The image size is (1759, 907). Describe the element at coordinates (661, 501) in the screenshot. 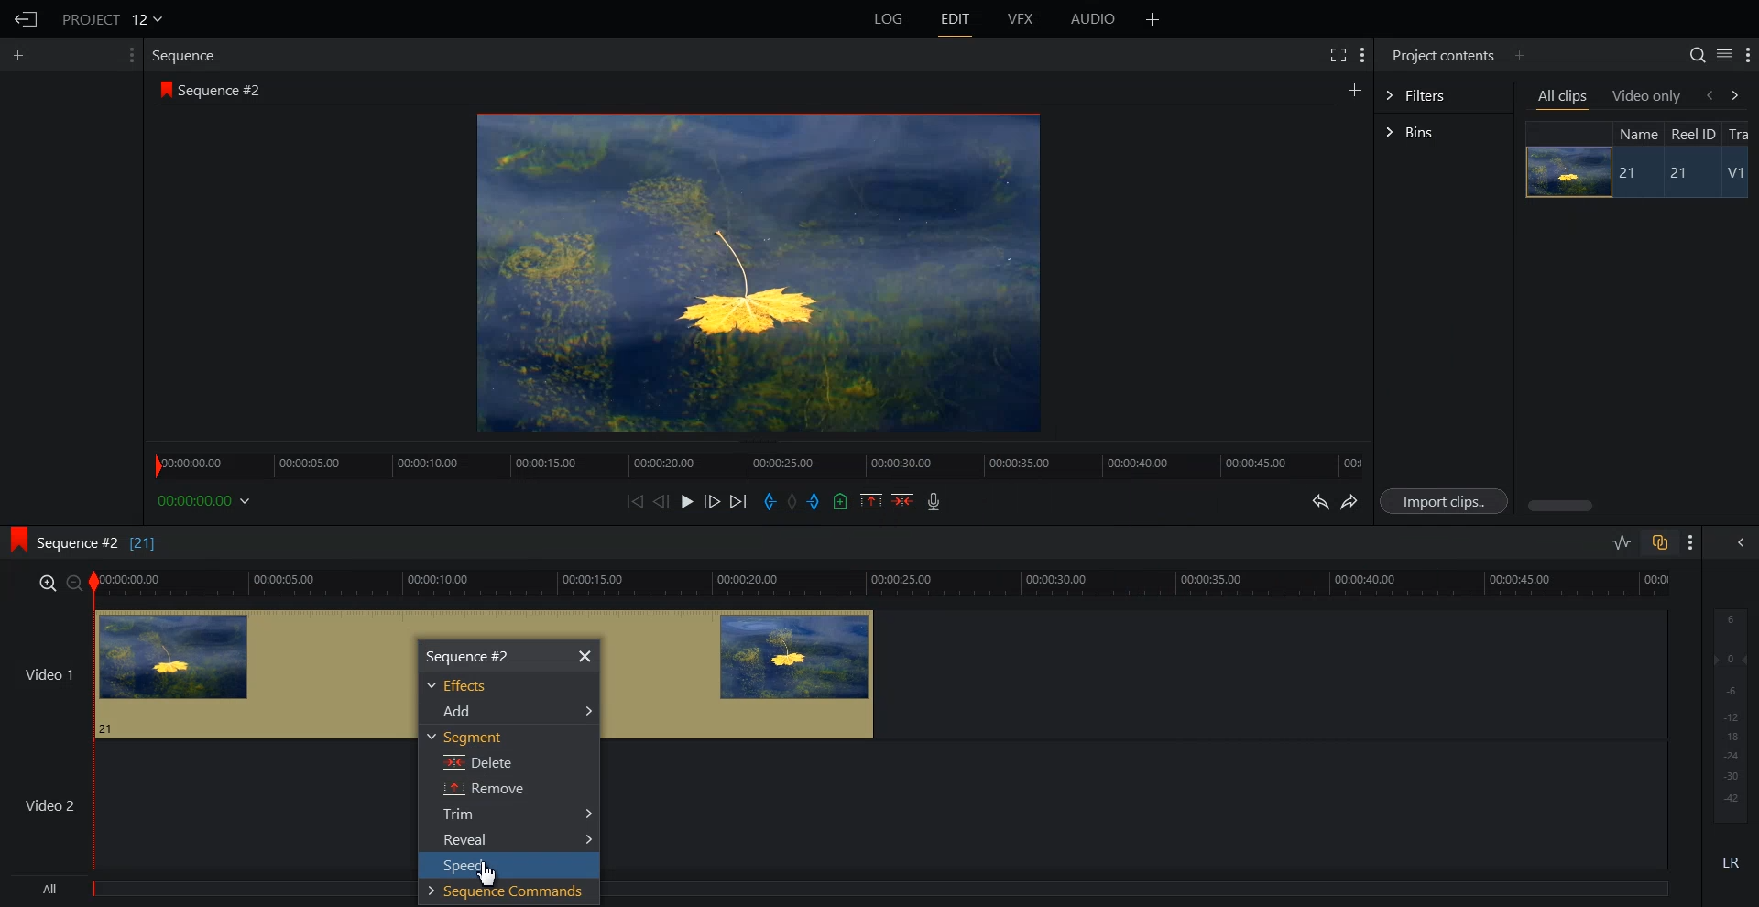

I see `Nurse one frame back` at that location.